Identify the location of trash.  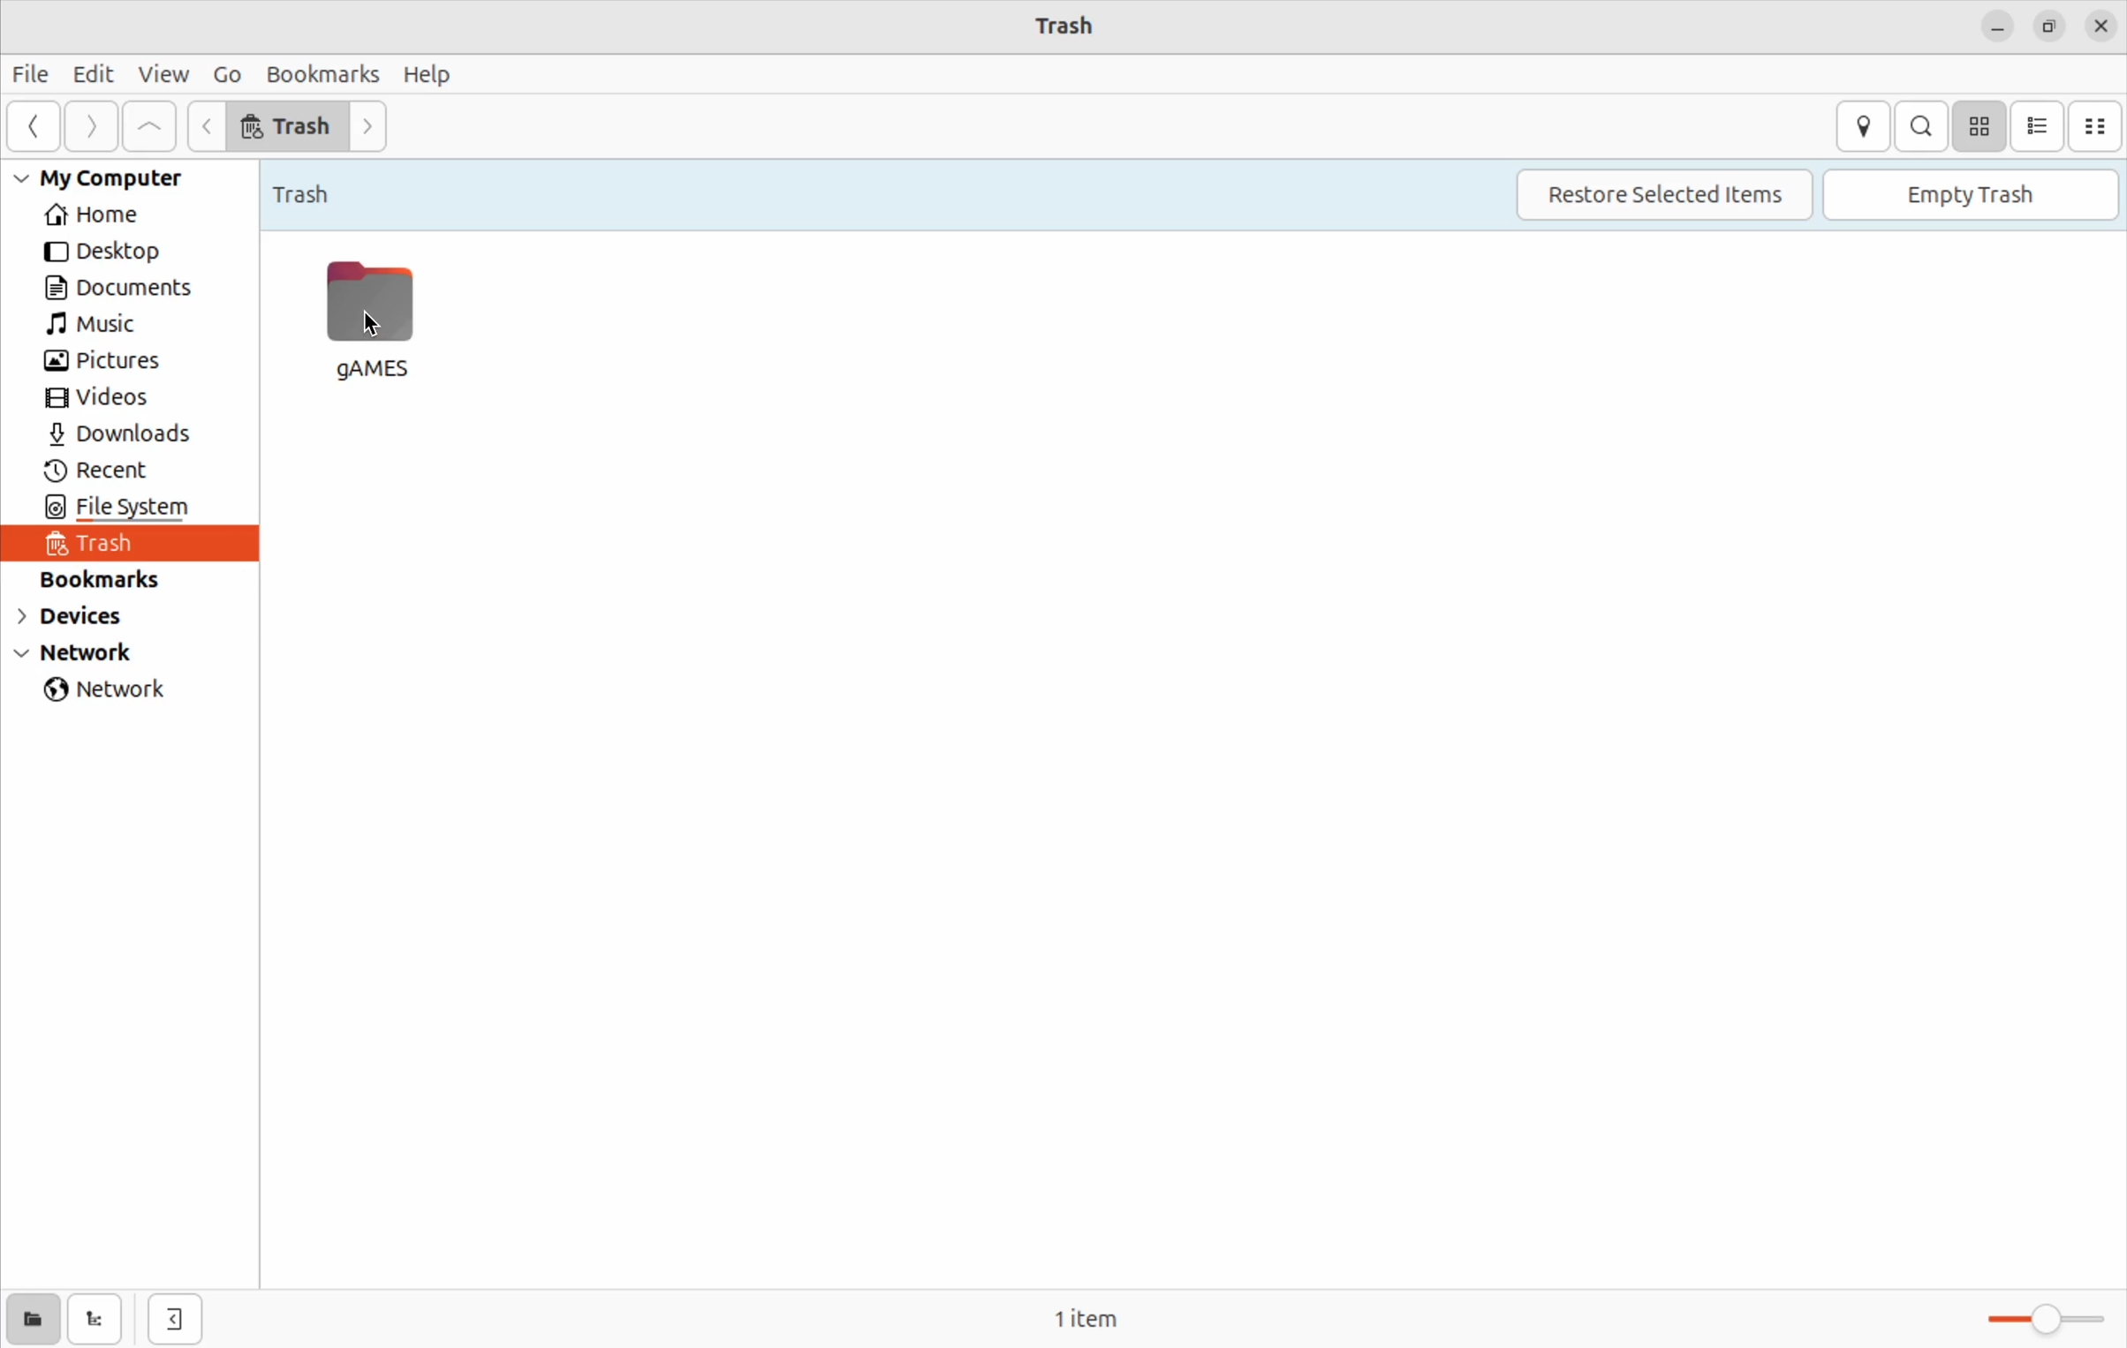
(288, 124).